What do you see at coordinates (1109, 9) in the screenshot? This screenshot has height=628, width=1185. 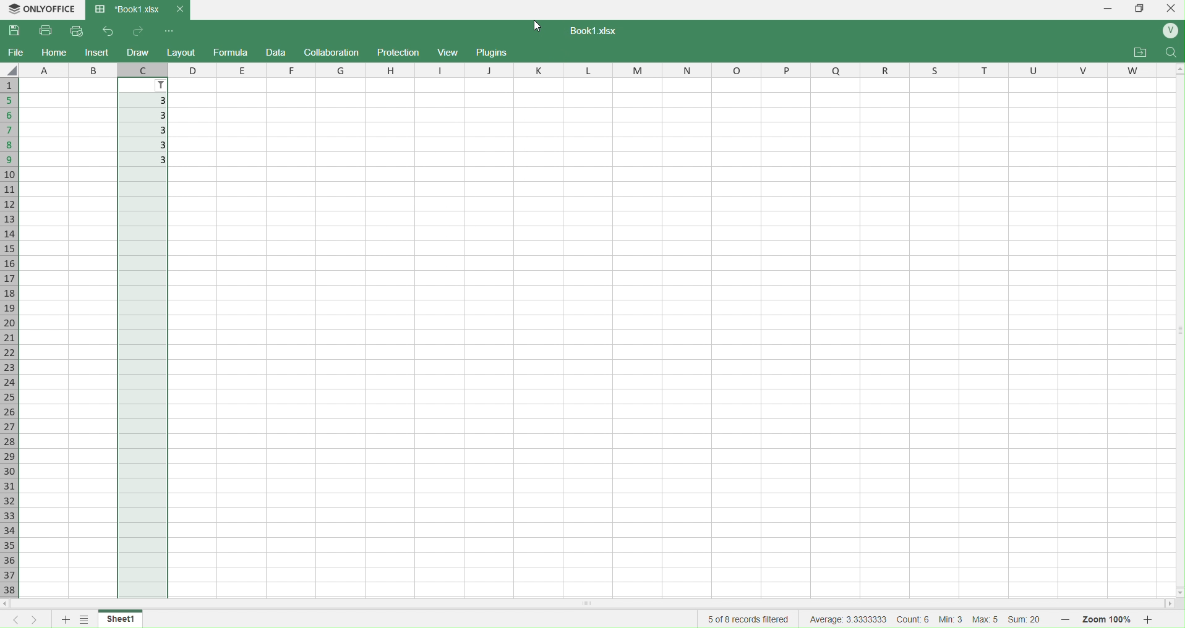 I see `Minimize` at bounding box center [1109, 9].